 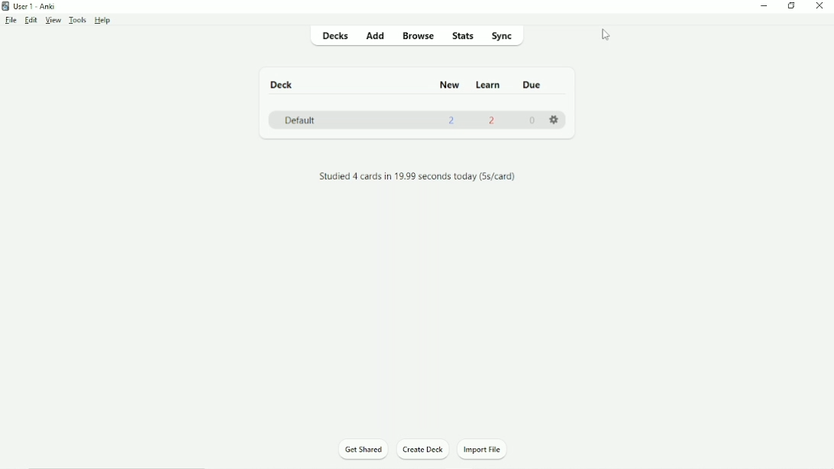 I want to click on 2, so click(x=452, y=122).